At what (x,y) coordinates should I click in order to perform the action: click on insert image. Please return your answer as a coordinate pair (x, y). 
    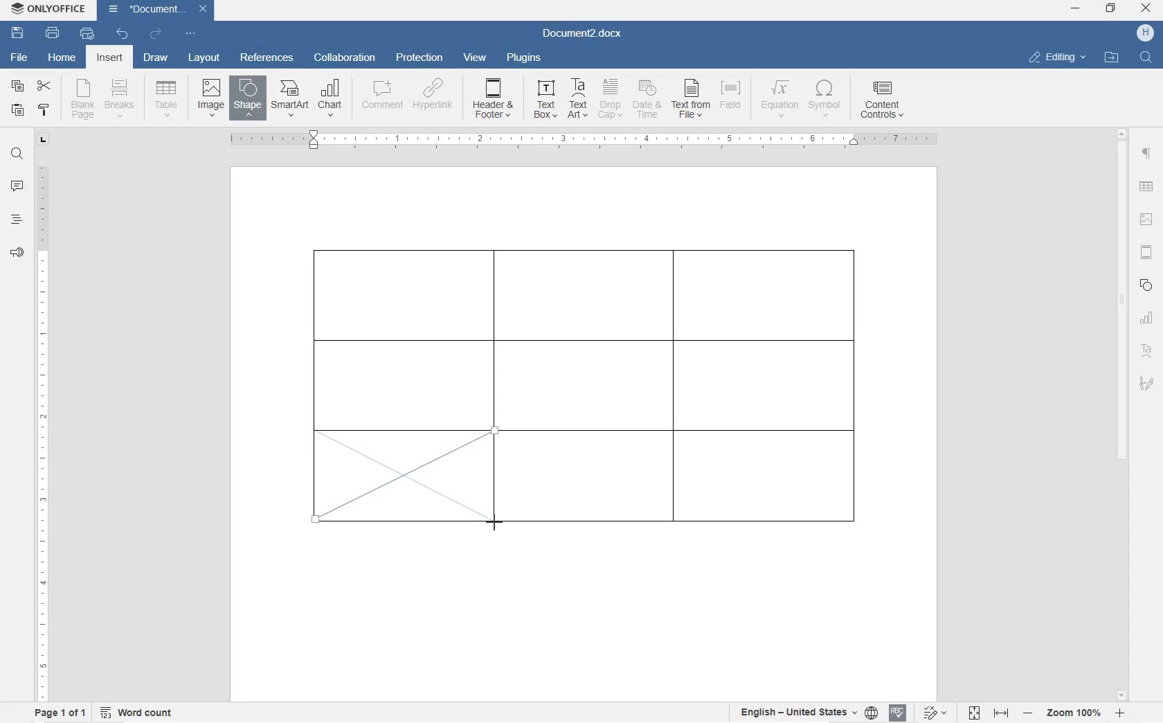
    Looking at the image, I should click on (211, 96).